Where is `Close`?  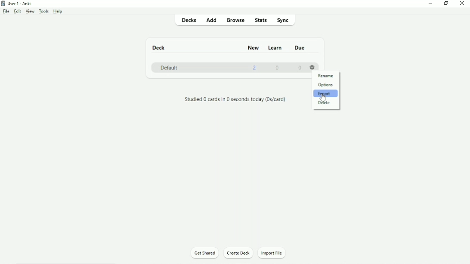
Close is located at coordinates (461, 4).